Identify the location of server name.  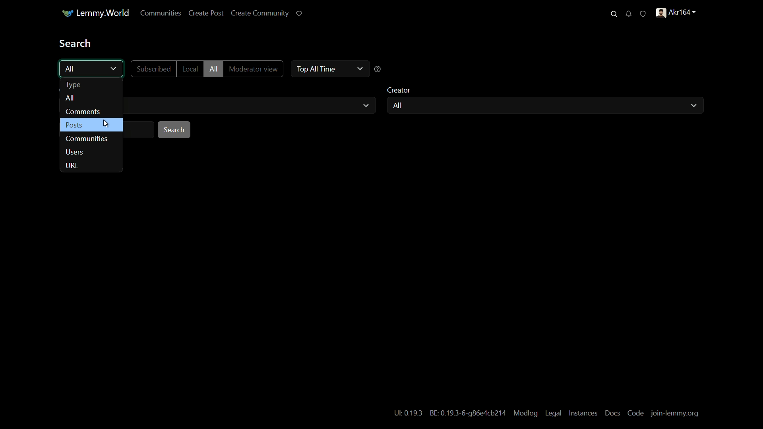
(95, 13).